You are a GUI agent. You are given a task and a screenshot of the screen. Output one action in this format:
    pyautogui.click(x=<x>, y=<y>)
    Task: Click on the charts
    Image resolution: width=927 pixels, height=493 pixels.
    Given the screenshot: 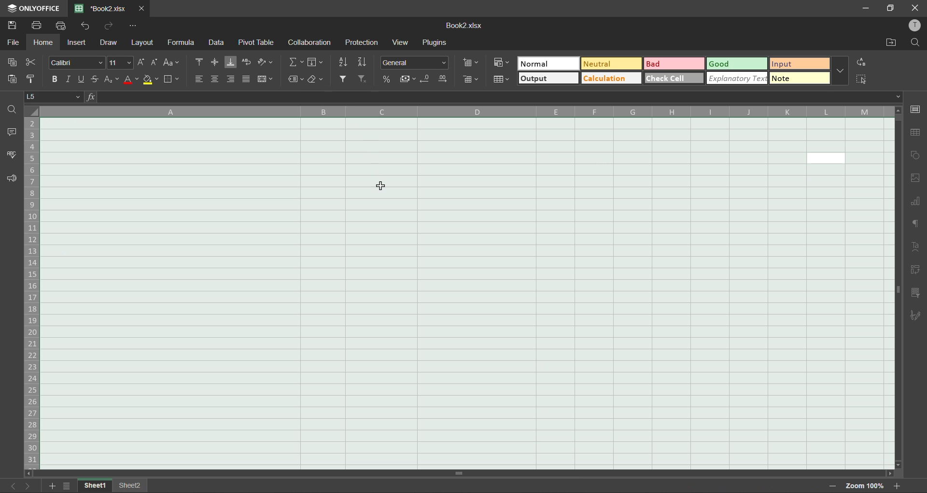 What is the action you would take?
    pyautogui.click(x=915, y=203)
    